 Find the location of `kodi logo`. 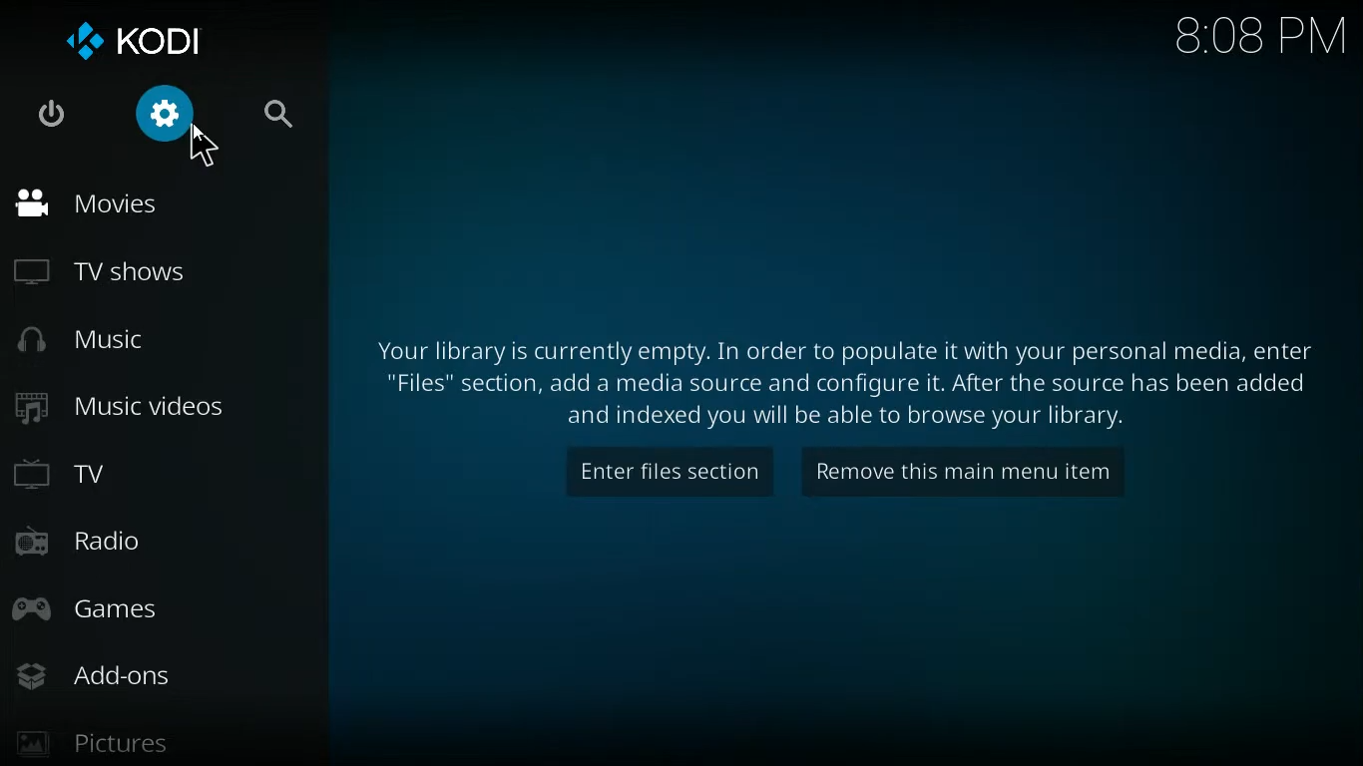

kodi logo is located at coordinates (144, 36).